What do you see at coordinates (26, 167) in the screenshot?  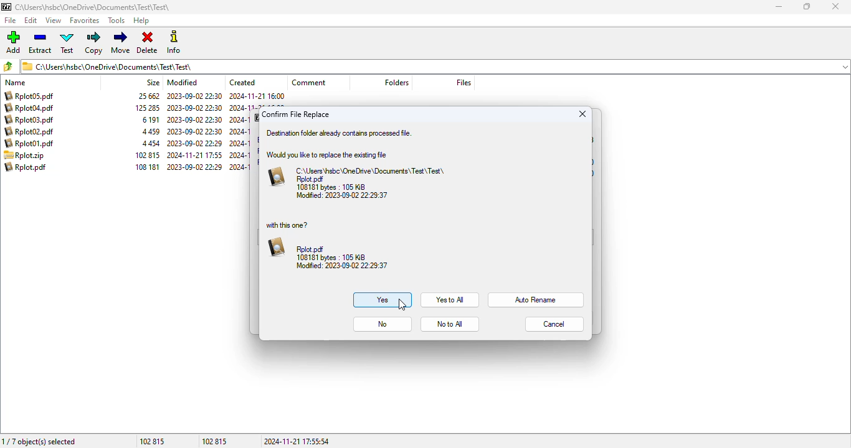 I see `Rplot.pdf` at bounding box center [26, 167].